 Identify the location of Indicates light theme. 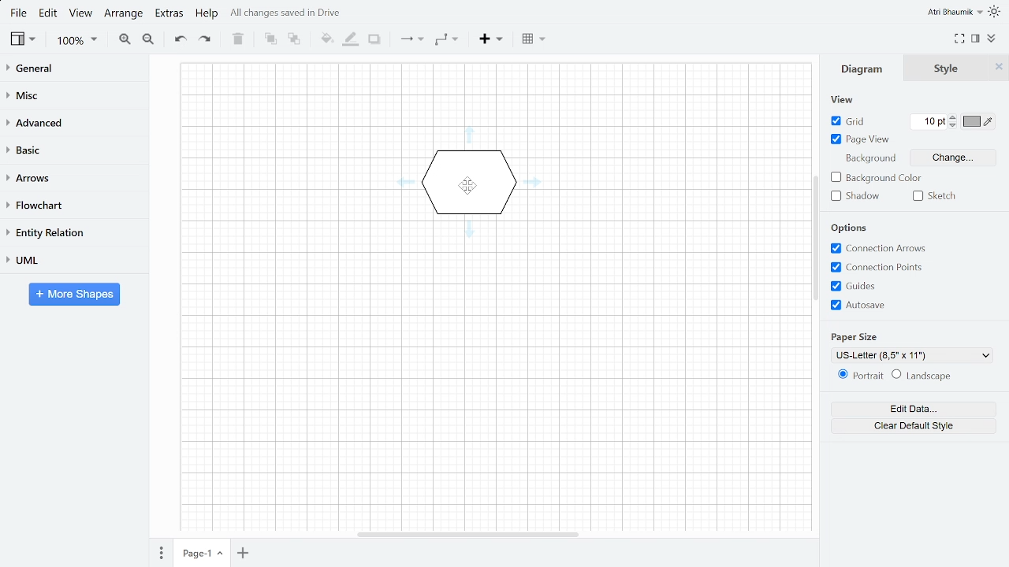
(996, 13).